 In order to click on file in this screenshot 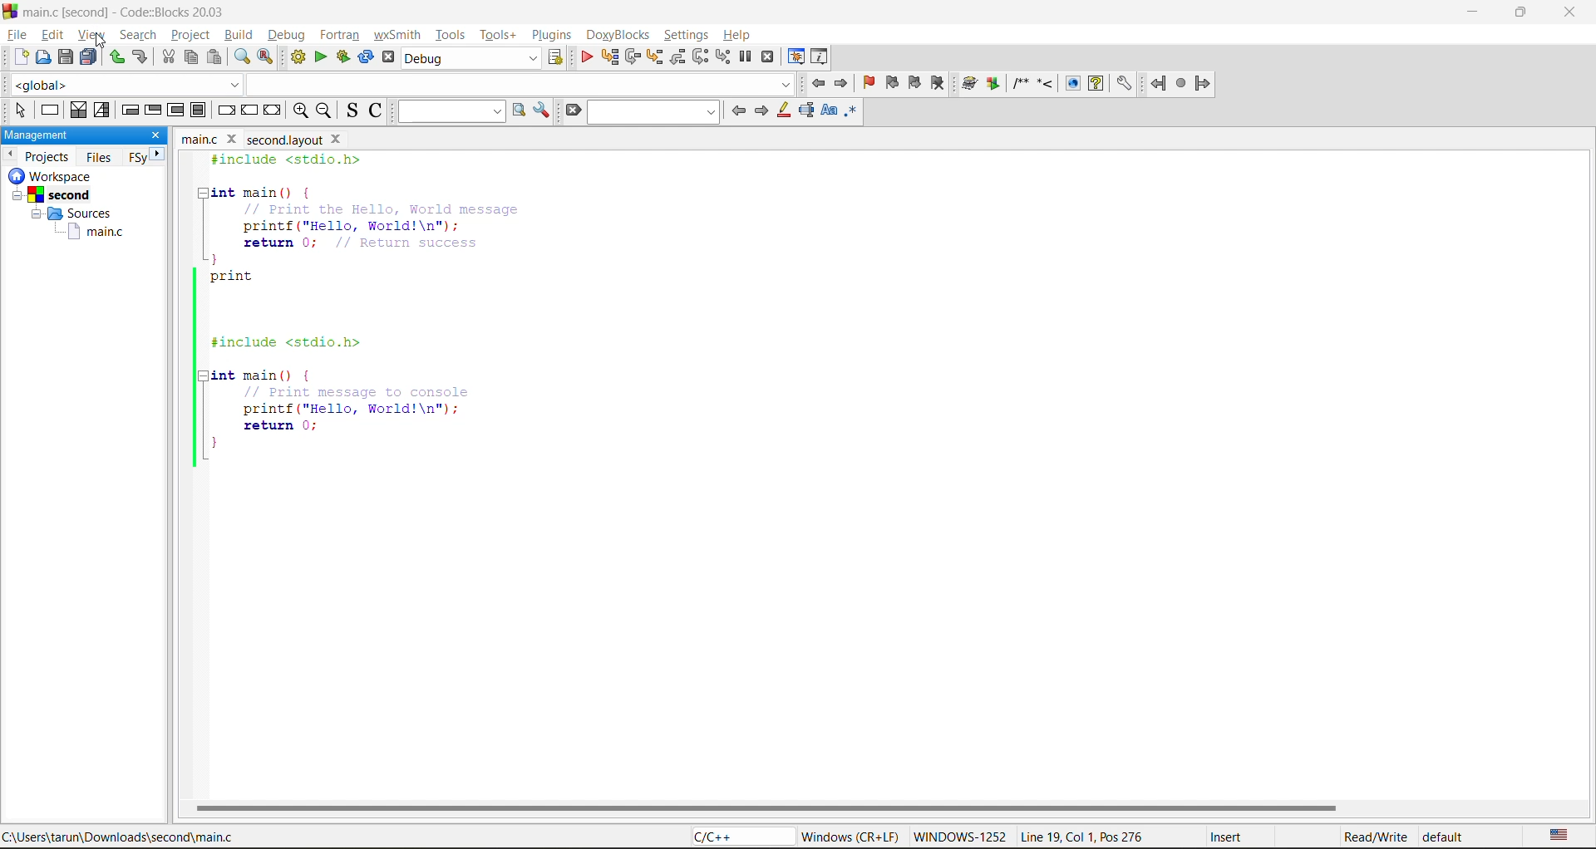, I will do `click(18, 32)`.